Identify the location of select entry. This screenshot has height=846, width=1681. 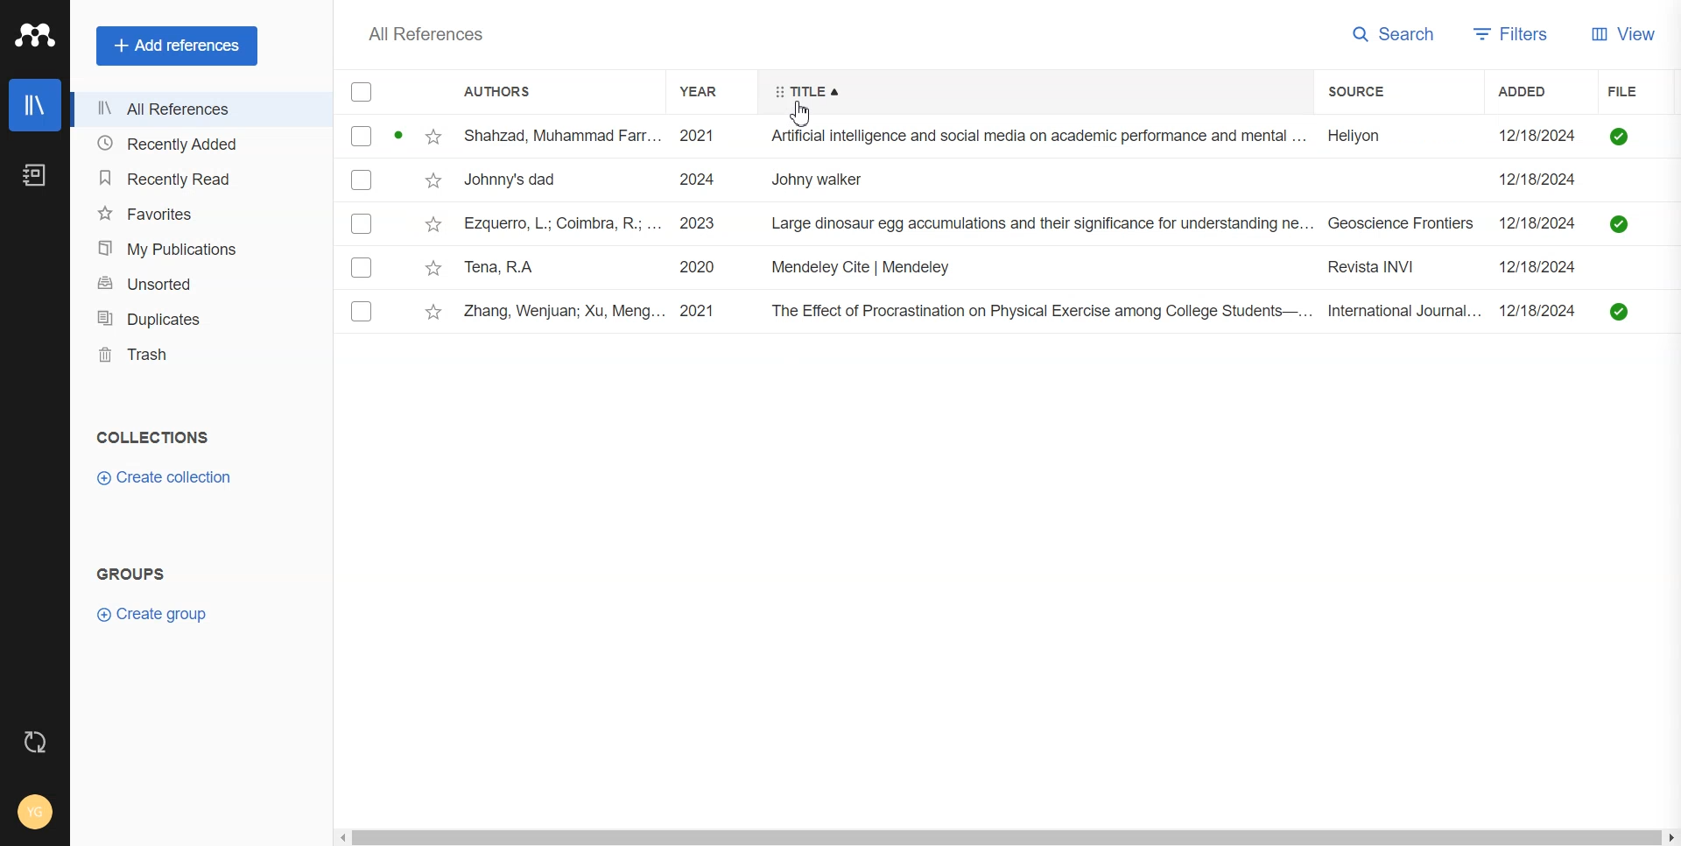
(361, 267).